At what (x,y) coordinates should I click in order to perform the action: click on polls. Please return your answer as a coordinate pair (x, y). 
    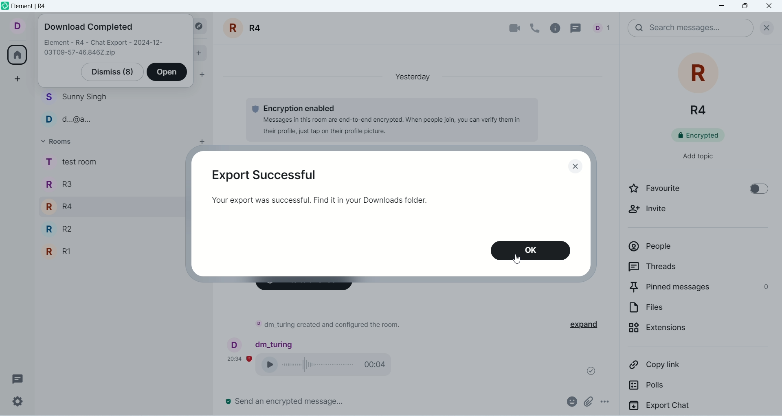
    Looking at the image, I should click on (673, 388).